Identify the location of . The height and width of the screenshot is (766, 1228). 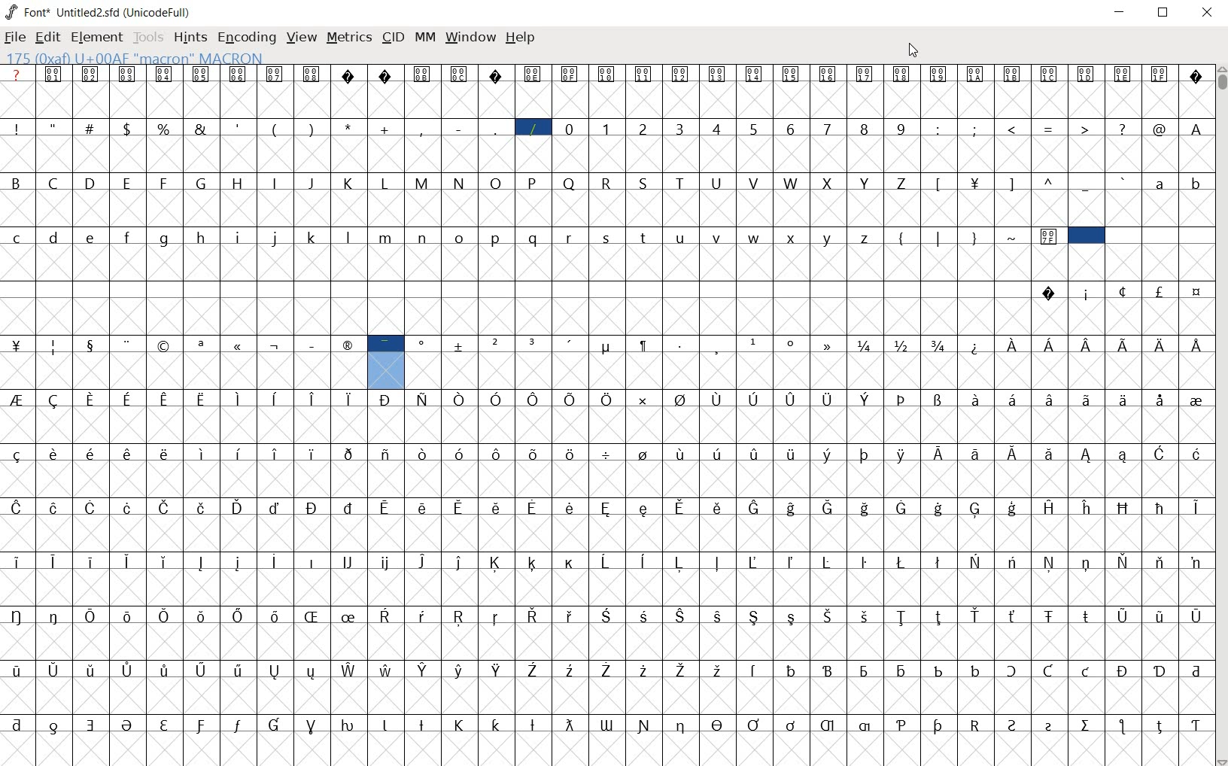
(183, 145).